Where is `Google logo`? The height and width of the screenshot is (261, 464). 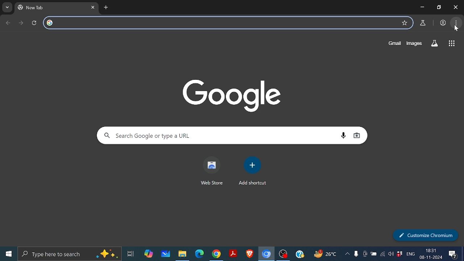
Google logo is located at coordinates (233, 95).